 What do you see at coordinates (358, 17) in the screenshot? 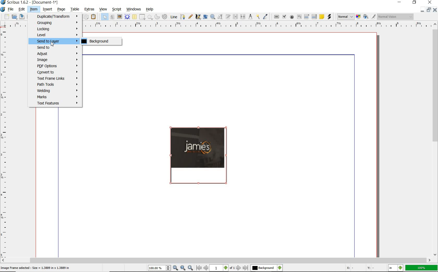
I see `toggle color management` at bounding box center [358, 17].